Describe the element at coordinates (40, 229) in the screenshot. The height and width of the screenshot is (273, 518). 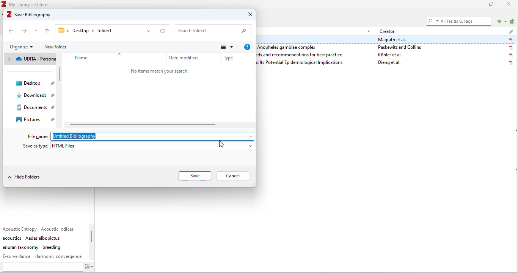
I see `Acoustic Entropy Acoustic Indices` at that location.